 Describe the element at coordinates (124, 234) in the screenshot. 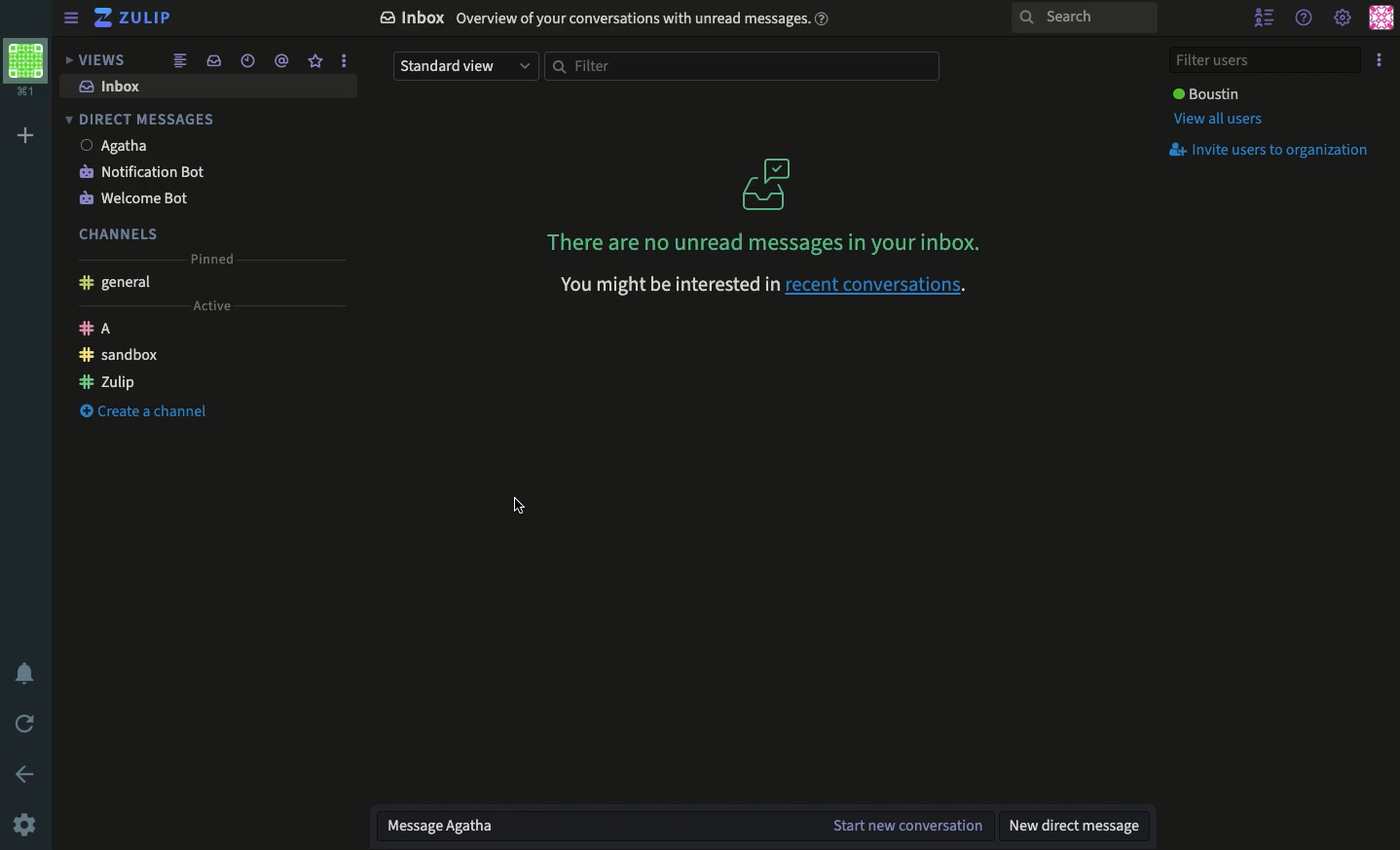

I see `Channels` at that location.